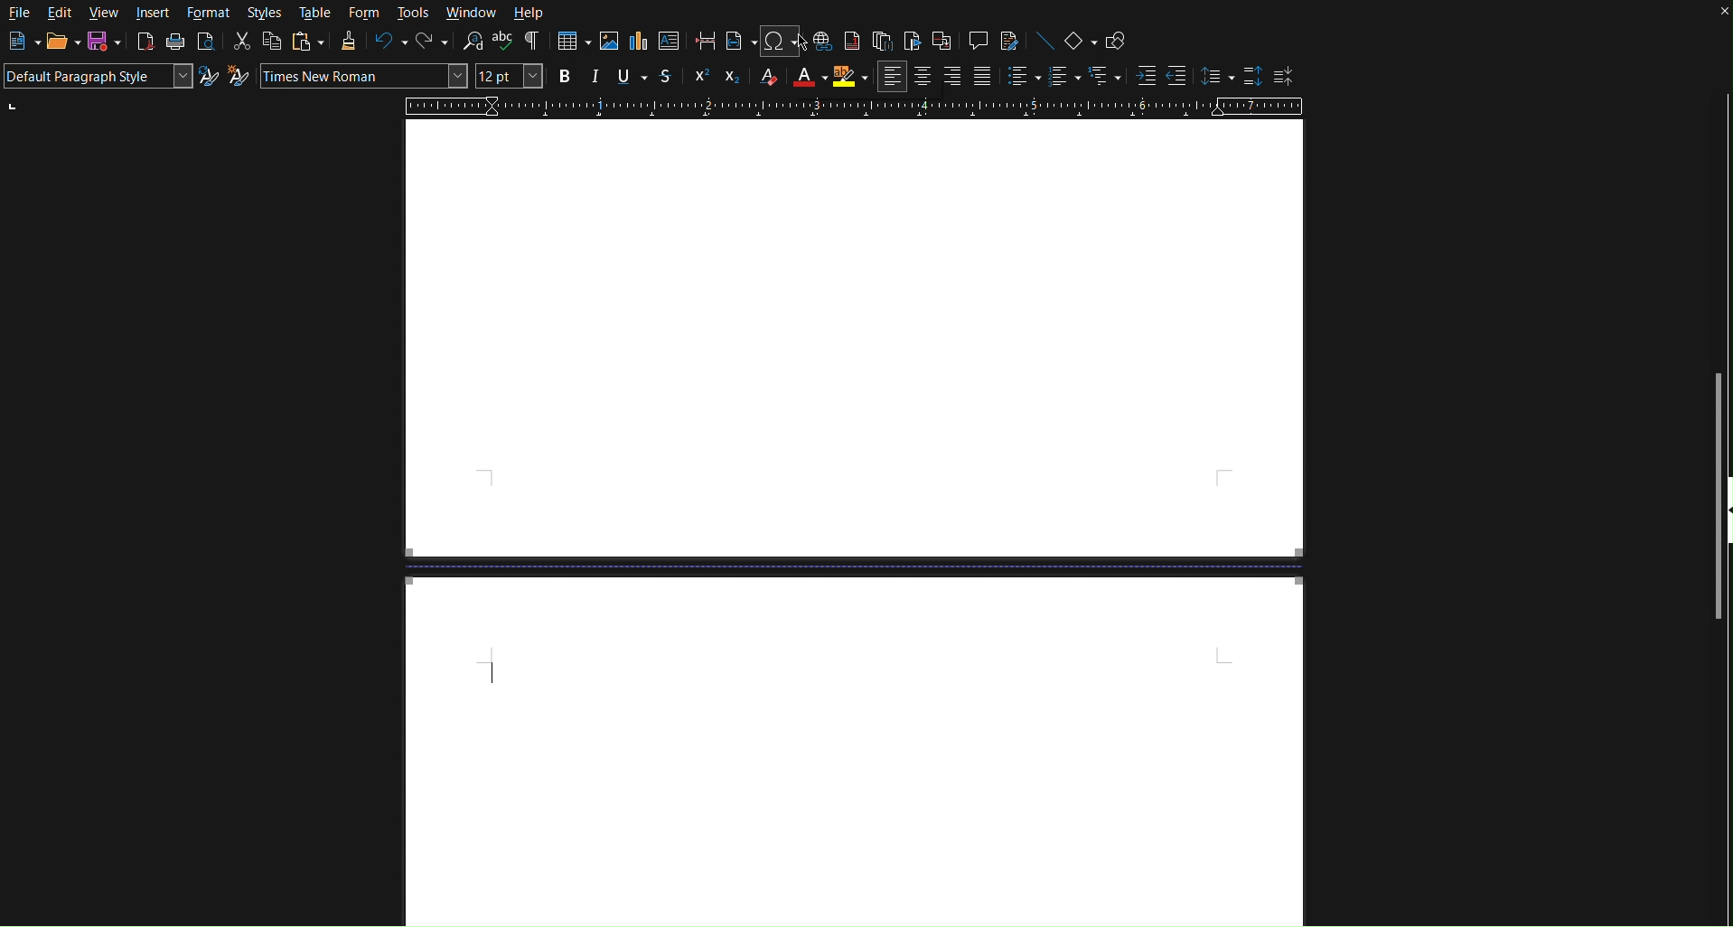 The image size is (1733, 927). Describe the element at coordinates (98, 78) in the screenshot. I see `Default Paragraph Style` at that location.